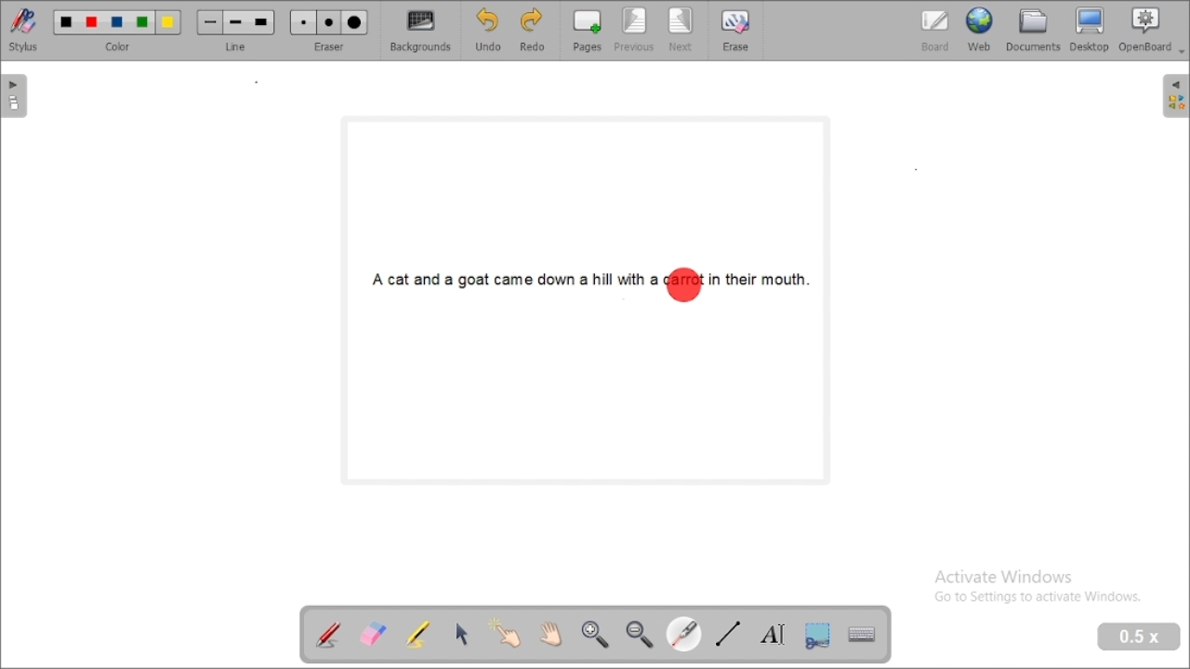  Describe the element at coordinates (1183, 52) in the screenshot. I see `Dropdown` at that location.